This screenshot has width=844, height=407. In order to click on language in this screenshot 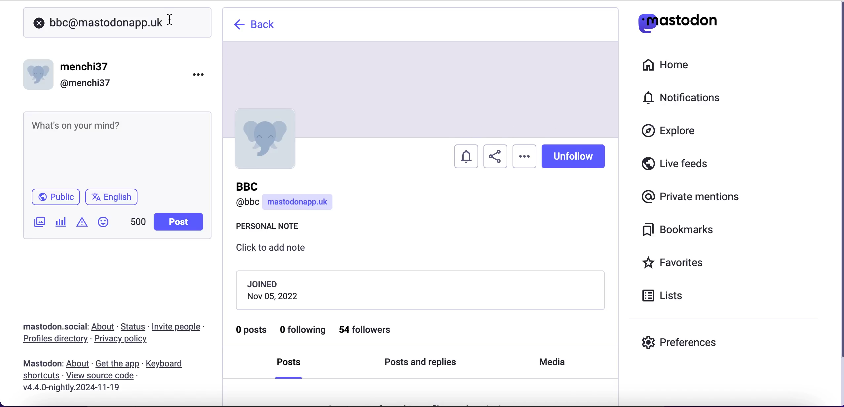, I will do `click(114, 200)`.